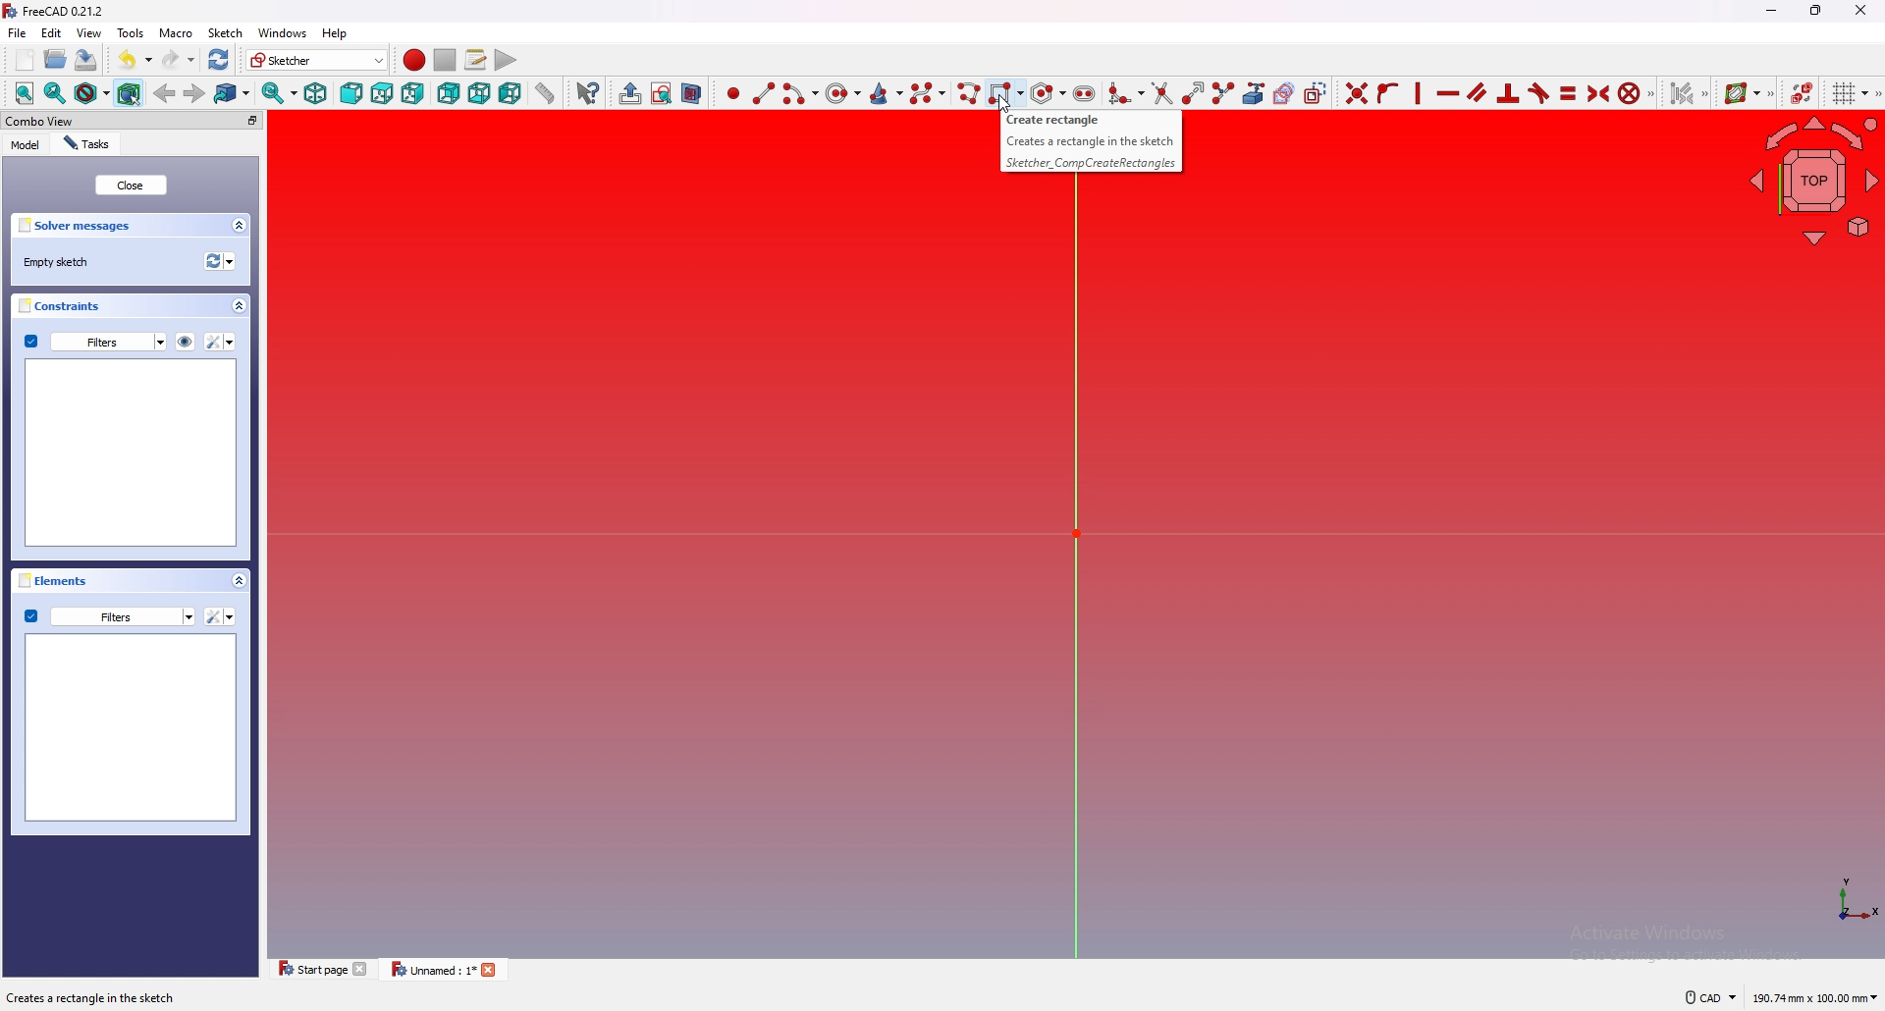 Image resolution: width=1885 pixels, height=1011 pixels. I want to click on freecad, so click(58, 11).